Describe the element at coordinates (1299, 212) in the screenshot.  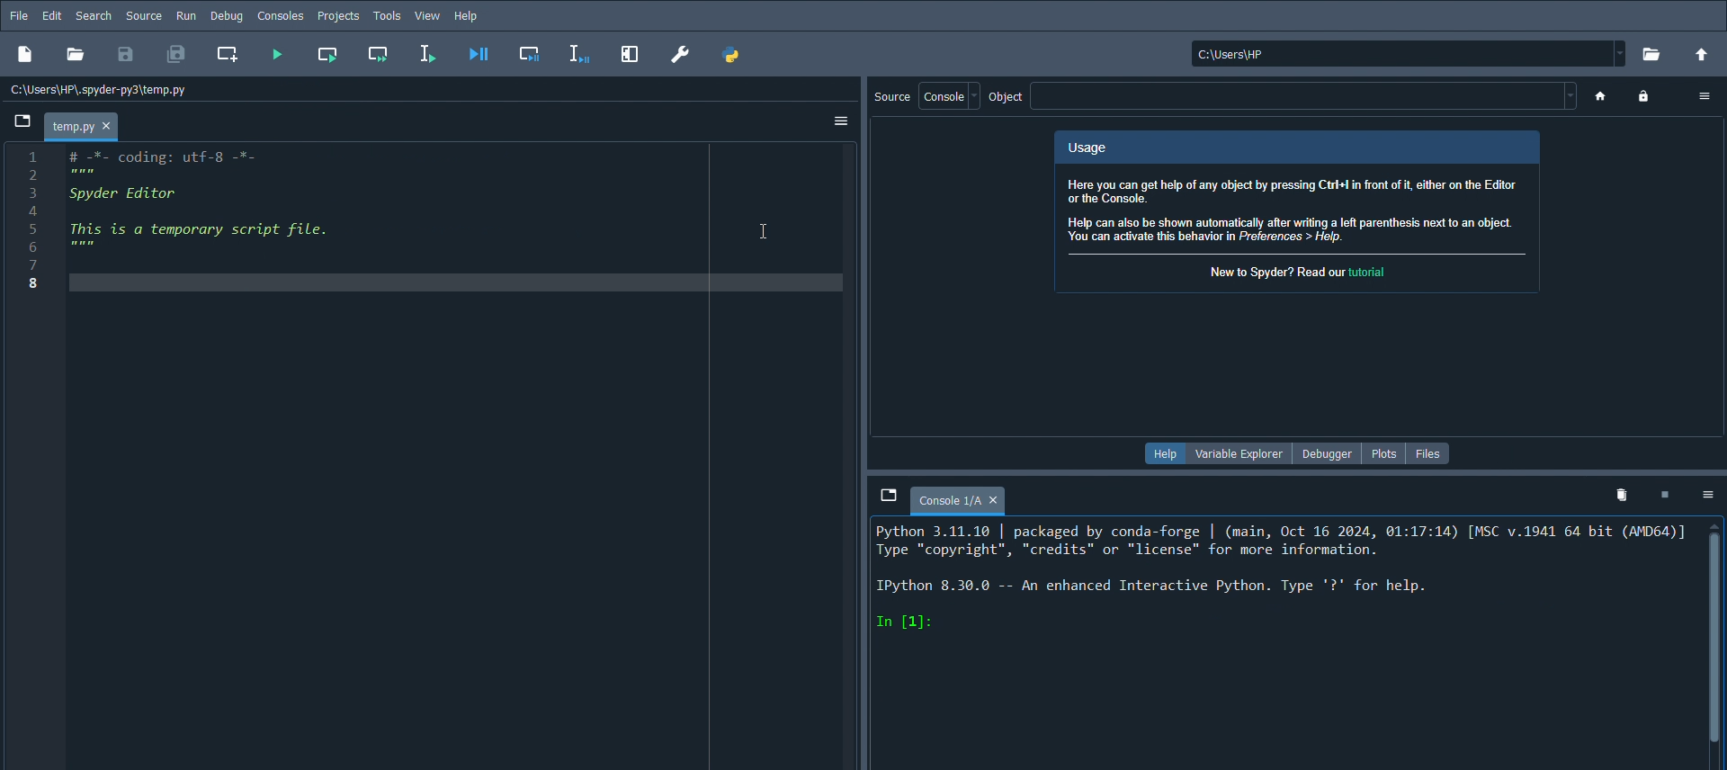
I see `usage info` at that location.